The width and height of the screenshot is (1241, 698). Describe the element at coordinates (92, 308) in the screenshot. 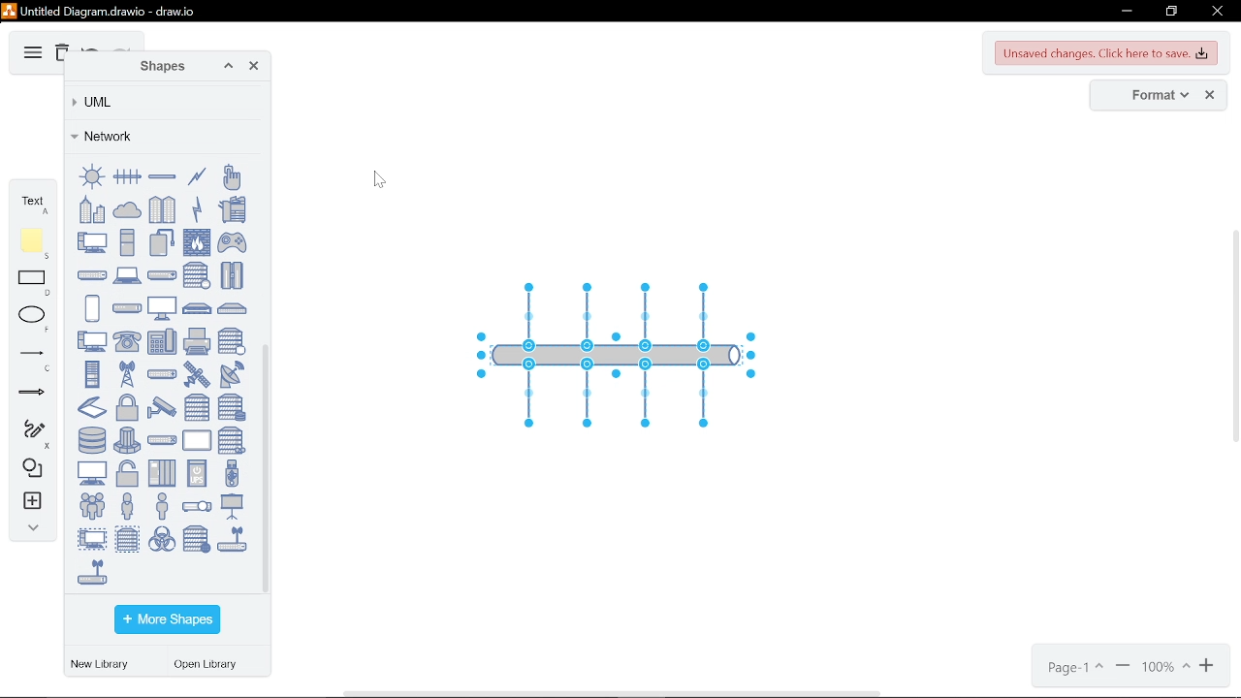

I see `mobile` at that location.